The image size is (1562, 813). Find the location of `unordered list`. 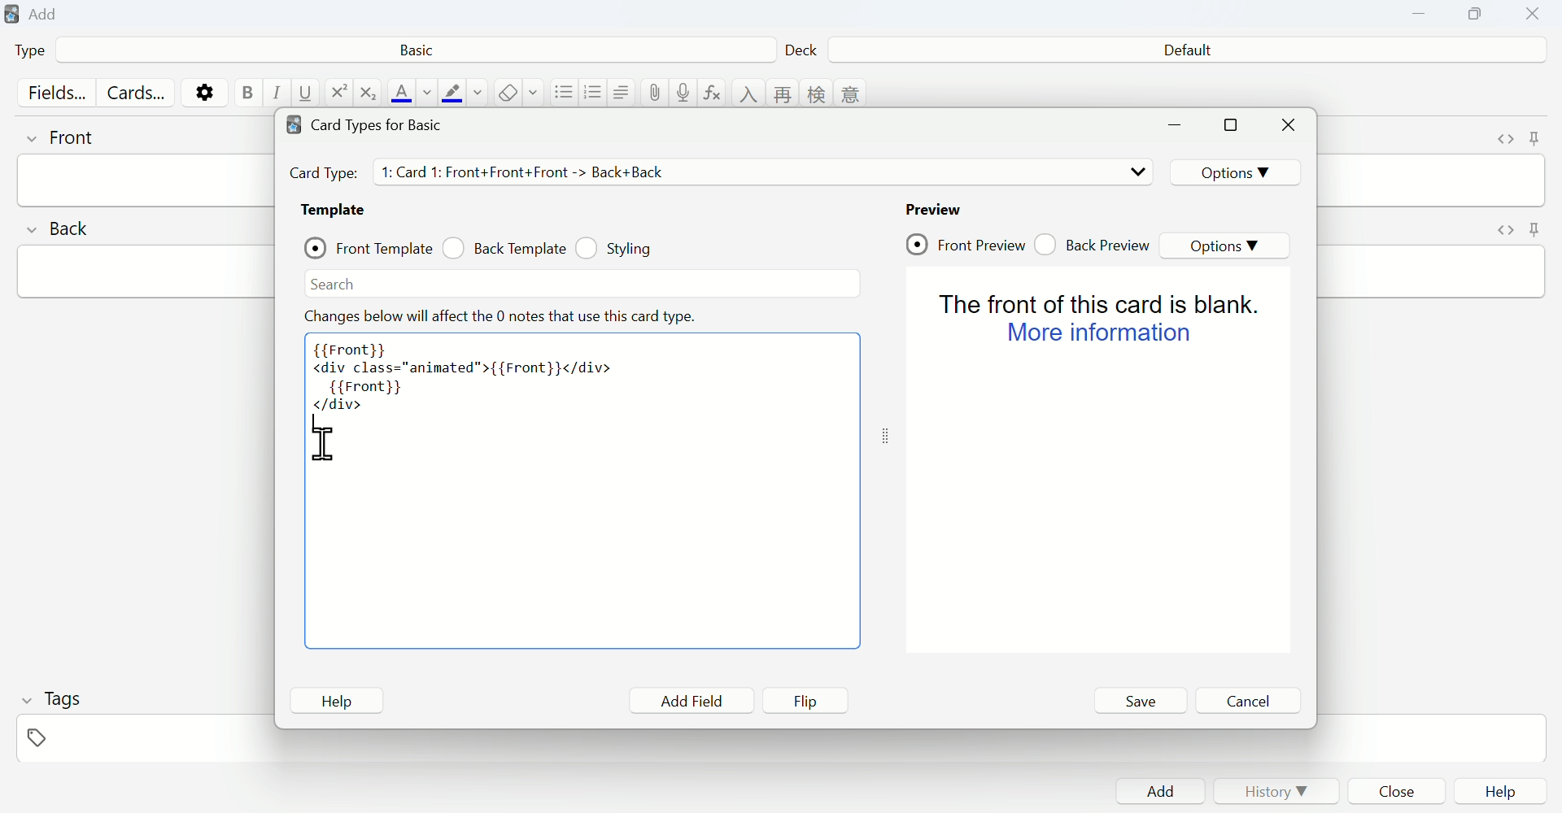

unordered list is located at coordinates (563, 93).